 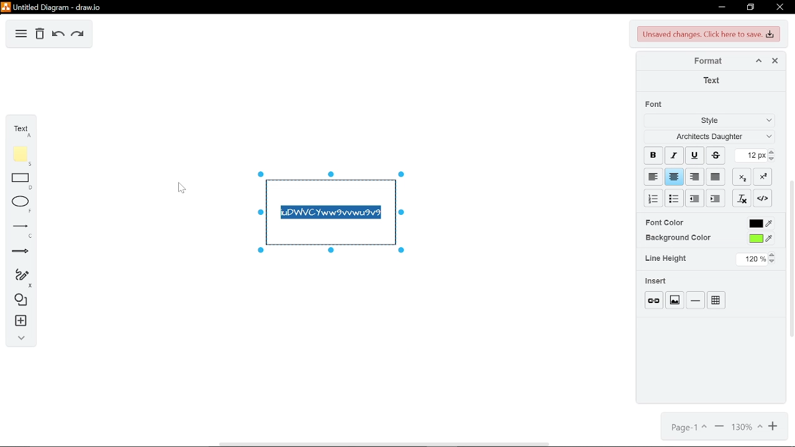 I want to click on diagram, so click(x=21, y=35).